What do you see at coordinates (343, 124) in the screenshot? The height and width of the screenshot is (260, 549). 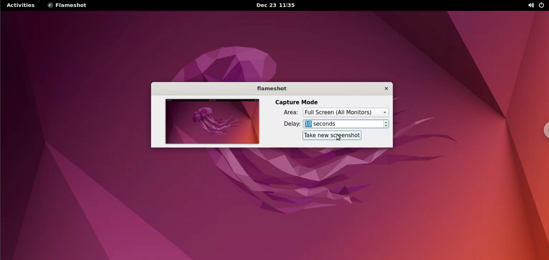 I see `10 seconds` at bounding box center [343, 124].